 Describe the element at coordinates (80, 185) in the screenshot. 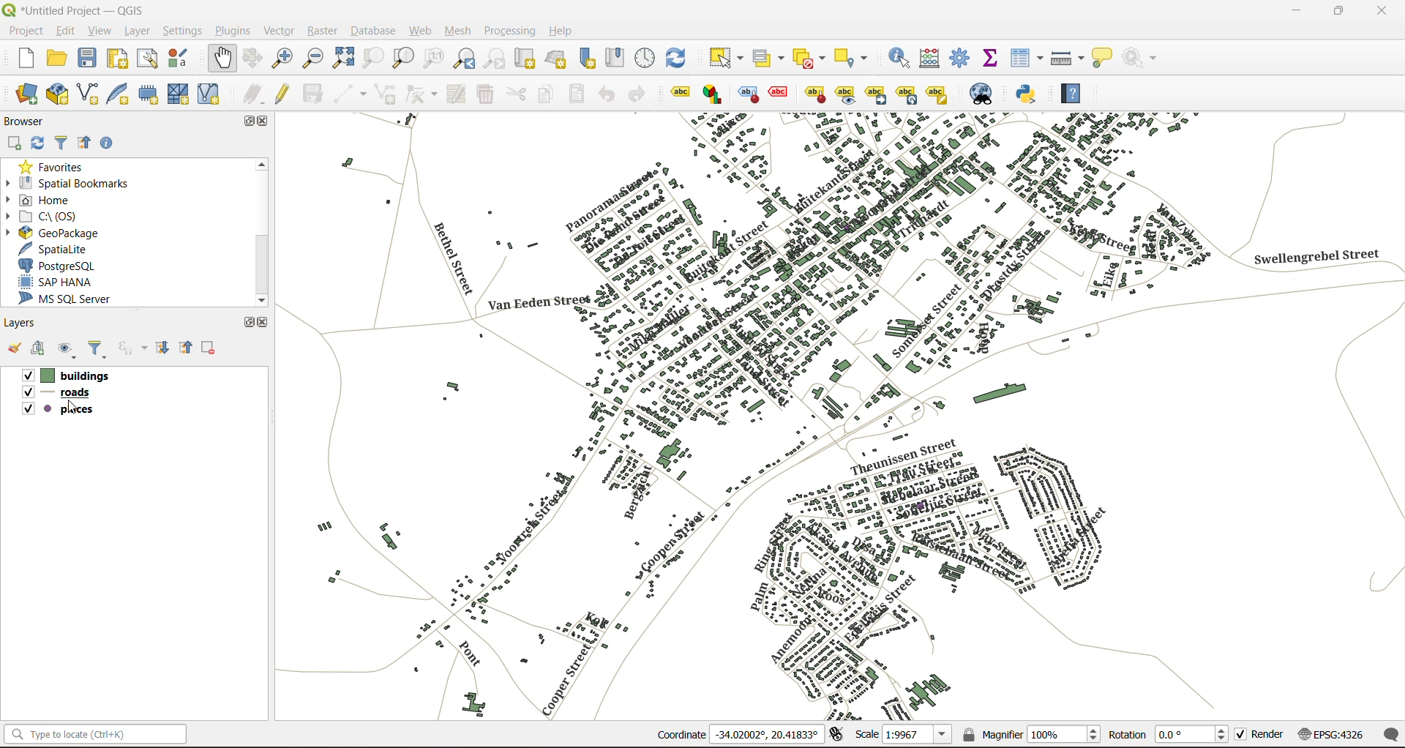

I see `spatial bookmarks` at that location.